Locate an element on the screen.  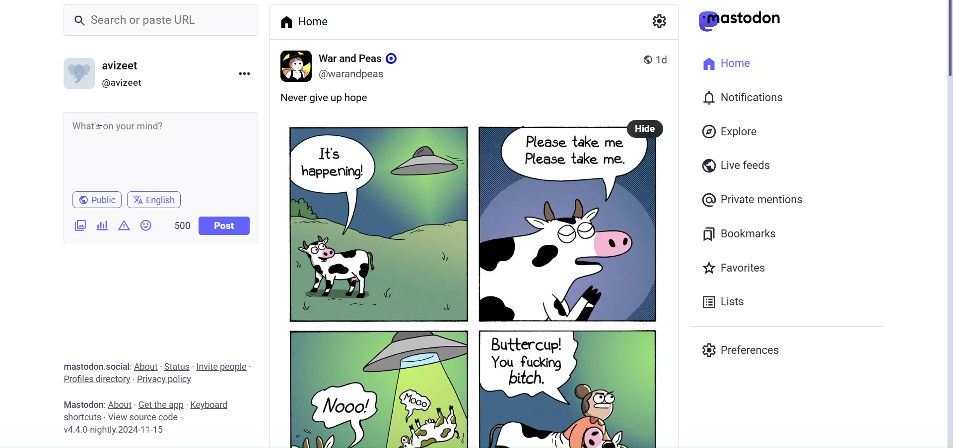
About is located at coordinates (147, 366).